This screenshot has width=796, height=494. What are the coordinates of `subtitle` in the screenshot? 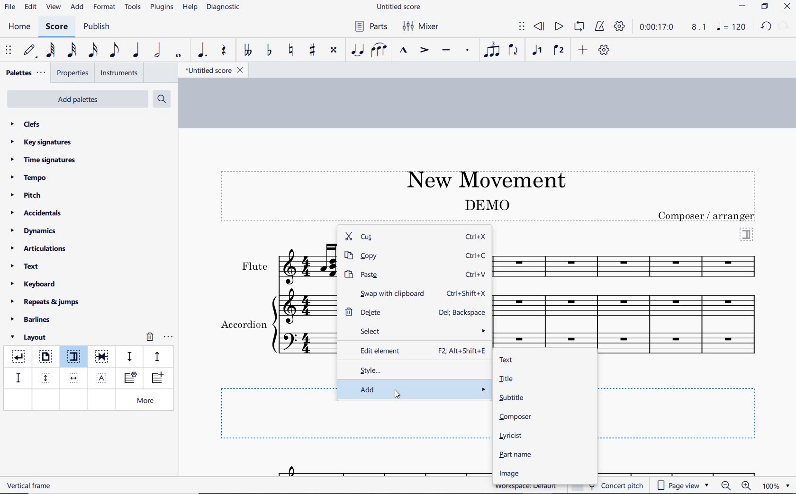 It's located at (511, 397).